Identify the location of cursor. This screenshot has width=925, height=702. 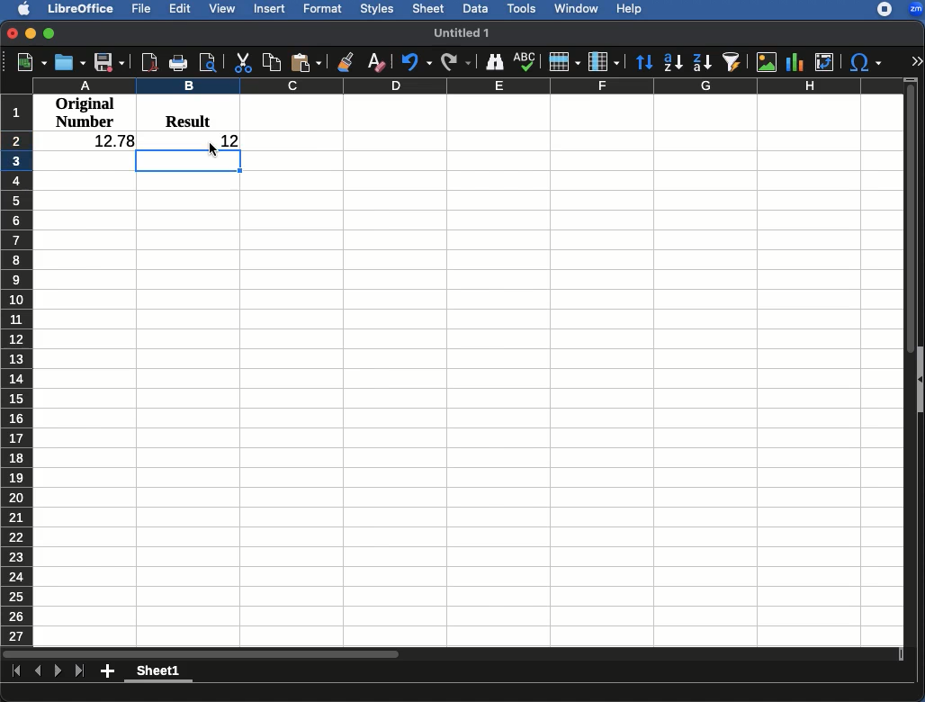
(213, 149).